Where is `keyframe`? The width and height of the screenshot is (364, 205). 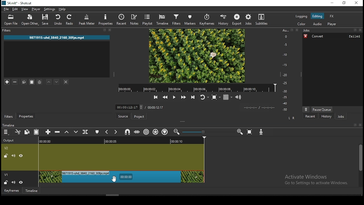 keyframe is located at coordinates (12, 191).